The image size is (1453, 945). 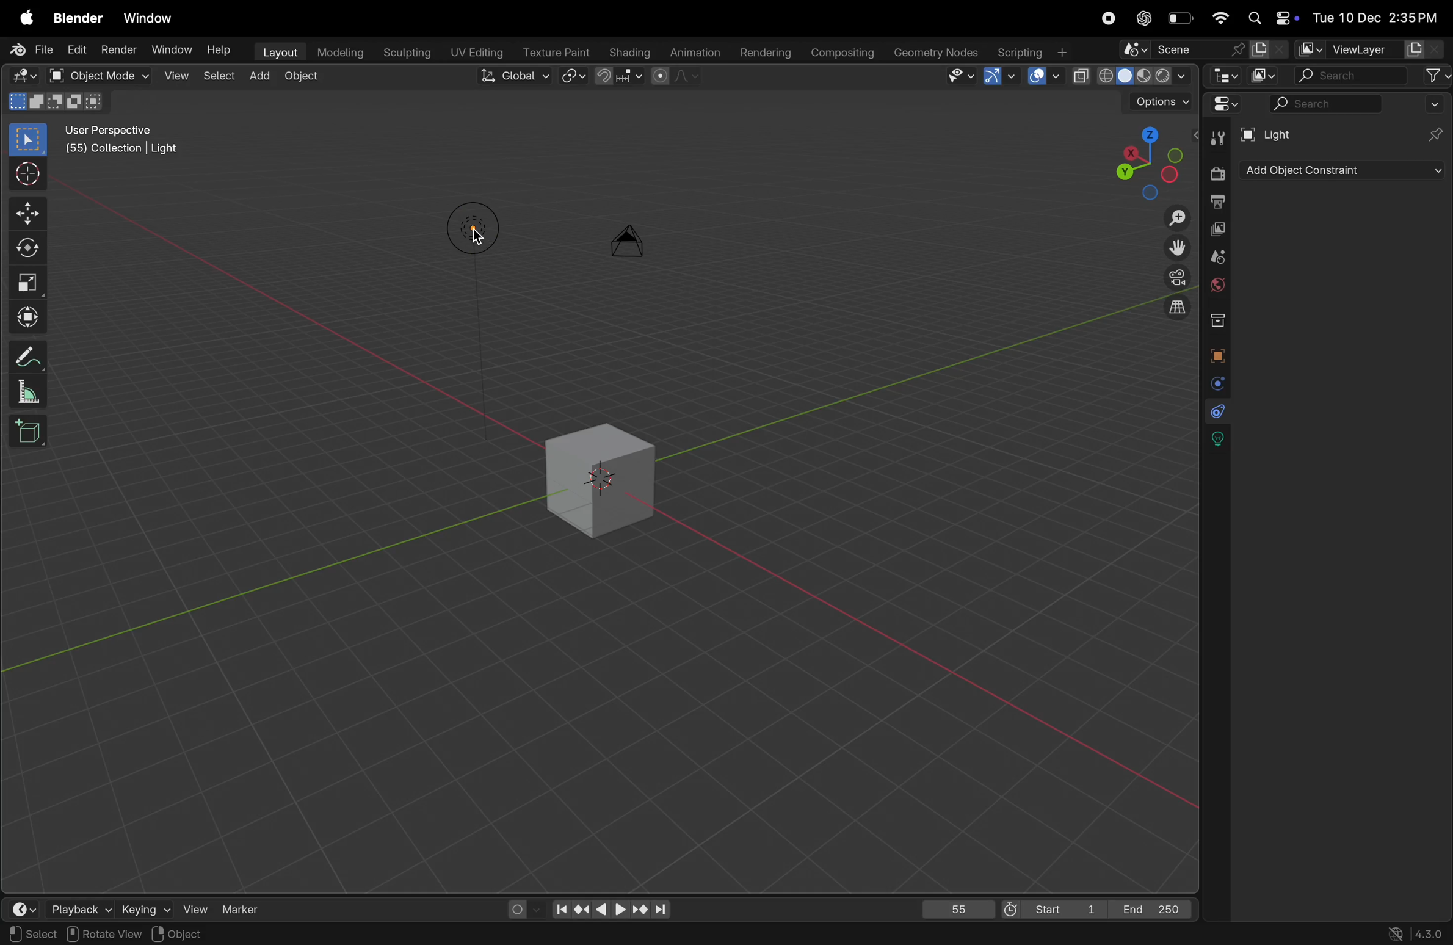 What do you see at coordinates (27, 214) in the screenshot?
I see `move` at bounding box center [27, 214].